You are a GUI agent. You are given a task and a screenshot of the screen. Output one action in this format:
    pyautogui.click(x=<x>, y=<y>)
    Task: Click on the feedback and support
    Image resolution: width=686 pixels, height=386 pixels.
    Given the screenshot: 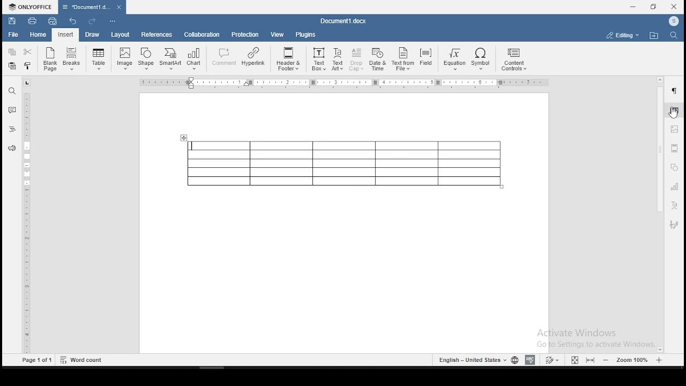 What is the action you would take?
    pyautogui.click(x=12, y=147)
    